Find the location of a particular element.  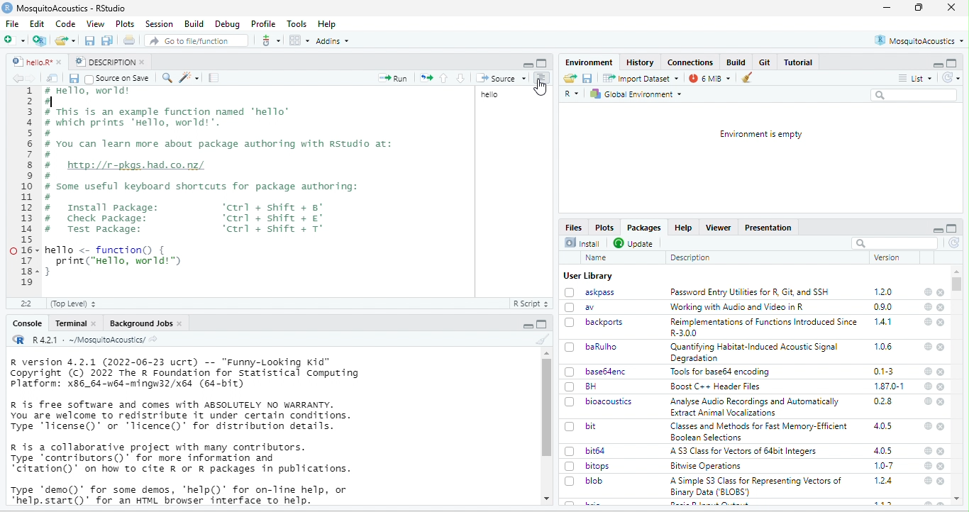

workspace panes is located at coordinates (299, 40).